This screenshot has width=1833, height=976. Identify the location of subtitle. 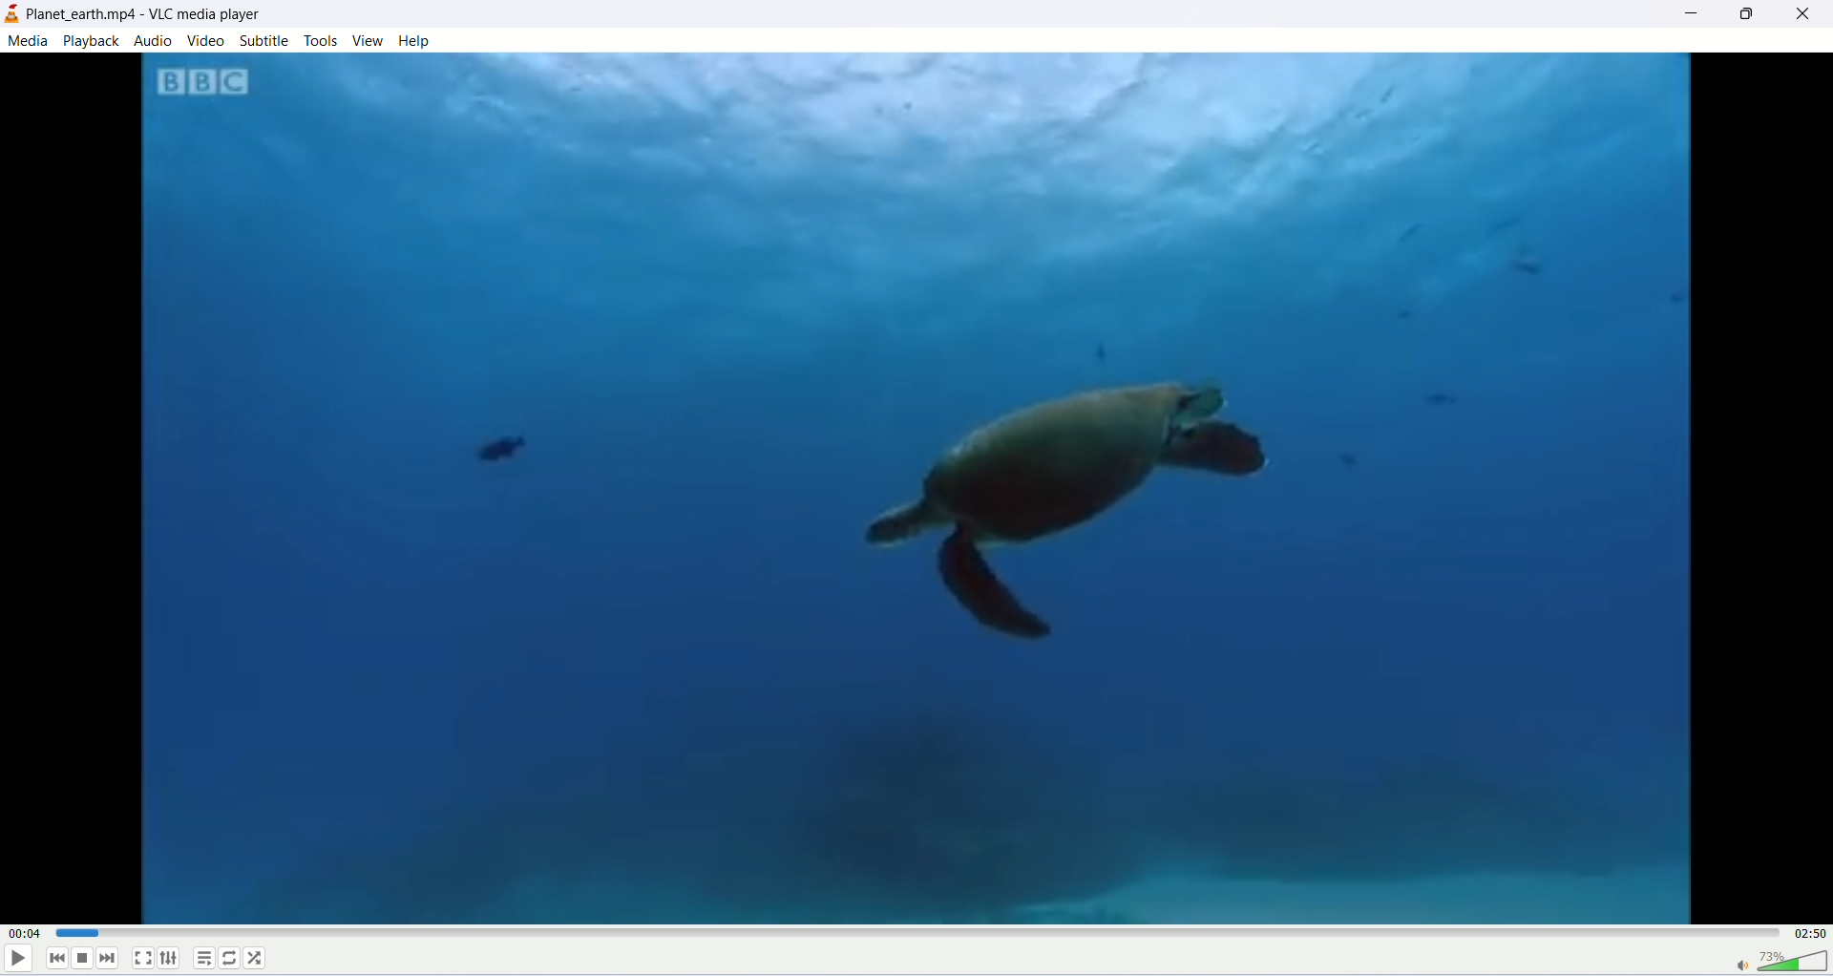
(265, 39).